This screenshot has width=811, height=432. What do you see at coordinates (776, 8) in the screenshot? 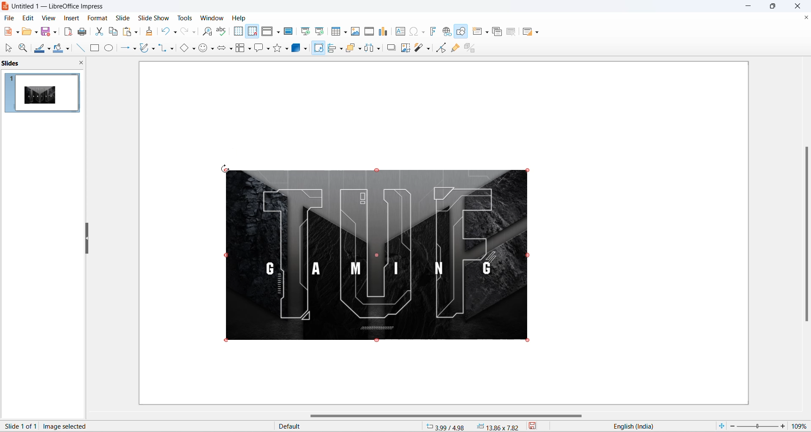
I see `maximize` at bounding box center [776, 8].